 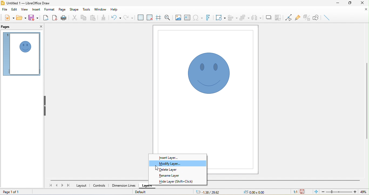 What do you see at coordinates (68, 185) in the screenshot?
I see `last page` at bounding box center [68, 185].